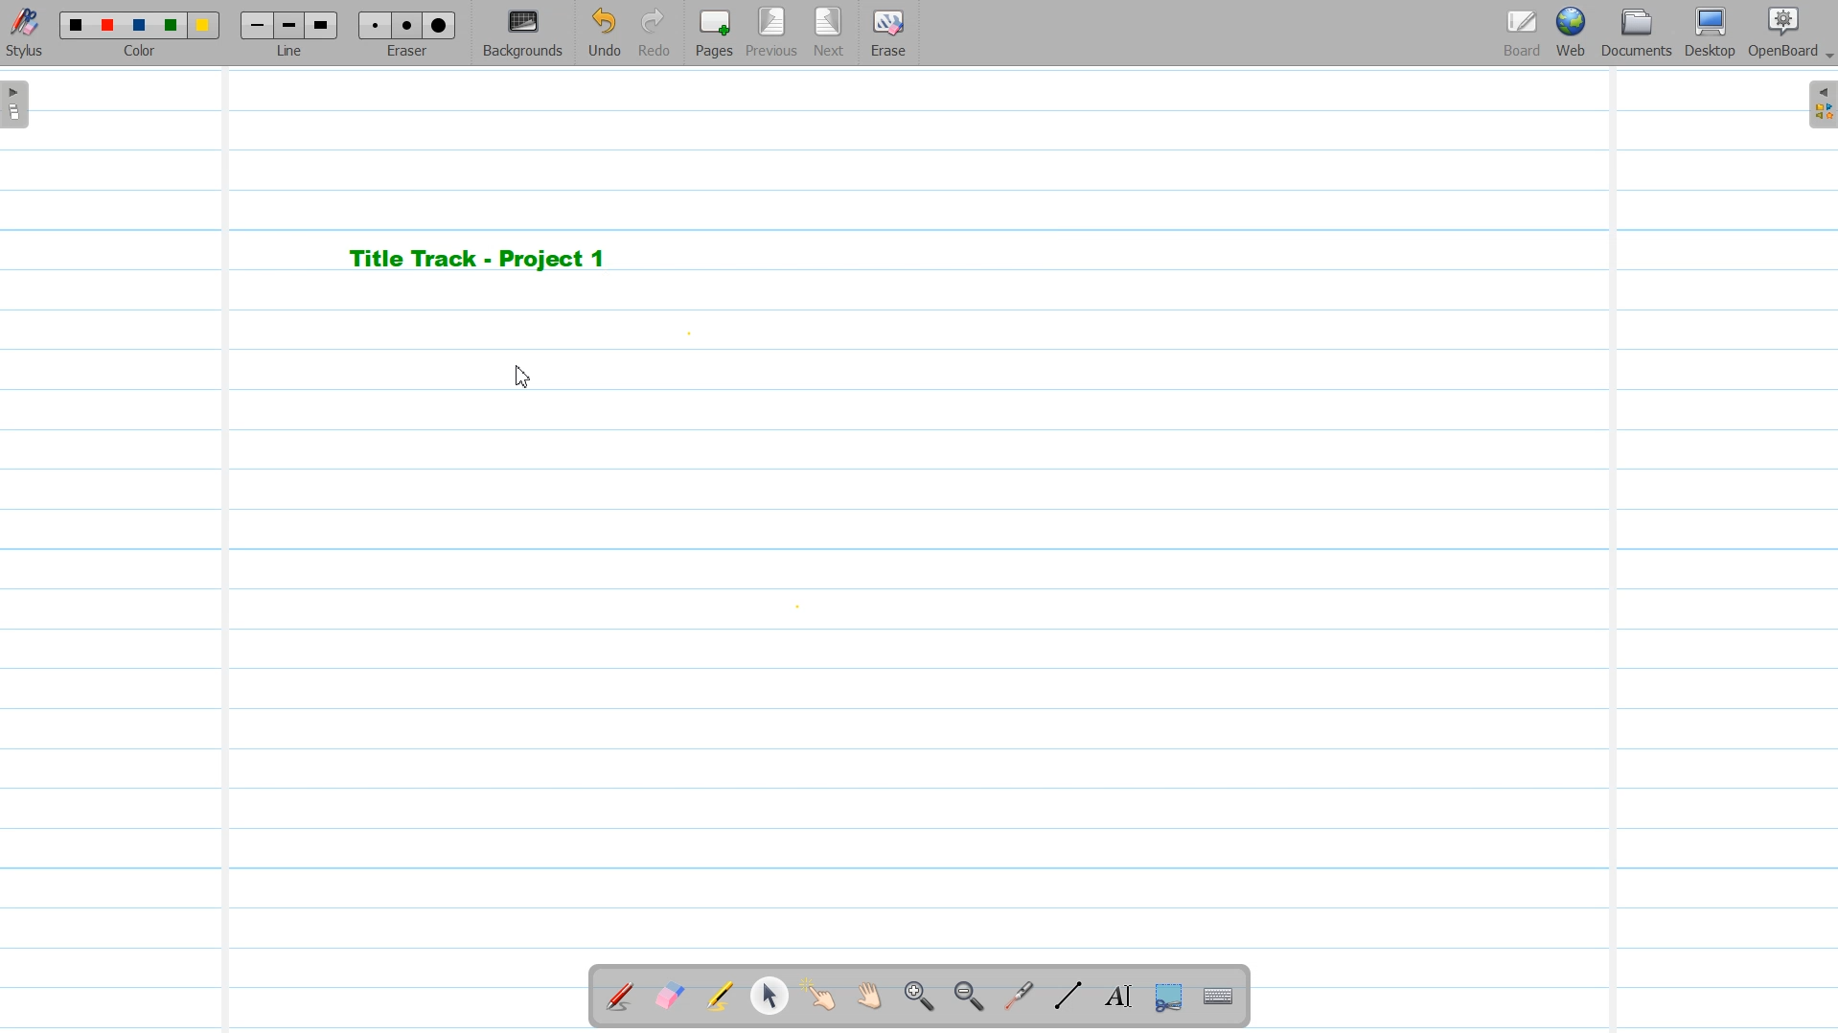 This screenshot has width=1838, height=1033. What do you see at coordinates (819, 998) in the screenshot?
I see `Interact With Item` at bounding box center [819, 998].